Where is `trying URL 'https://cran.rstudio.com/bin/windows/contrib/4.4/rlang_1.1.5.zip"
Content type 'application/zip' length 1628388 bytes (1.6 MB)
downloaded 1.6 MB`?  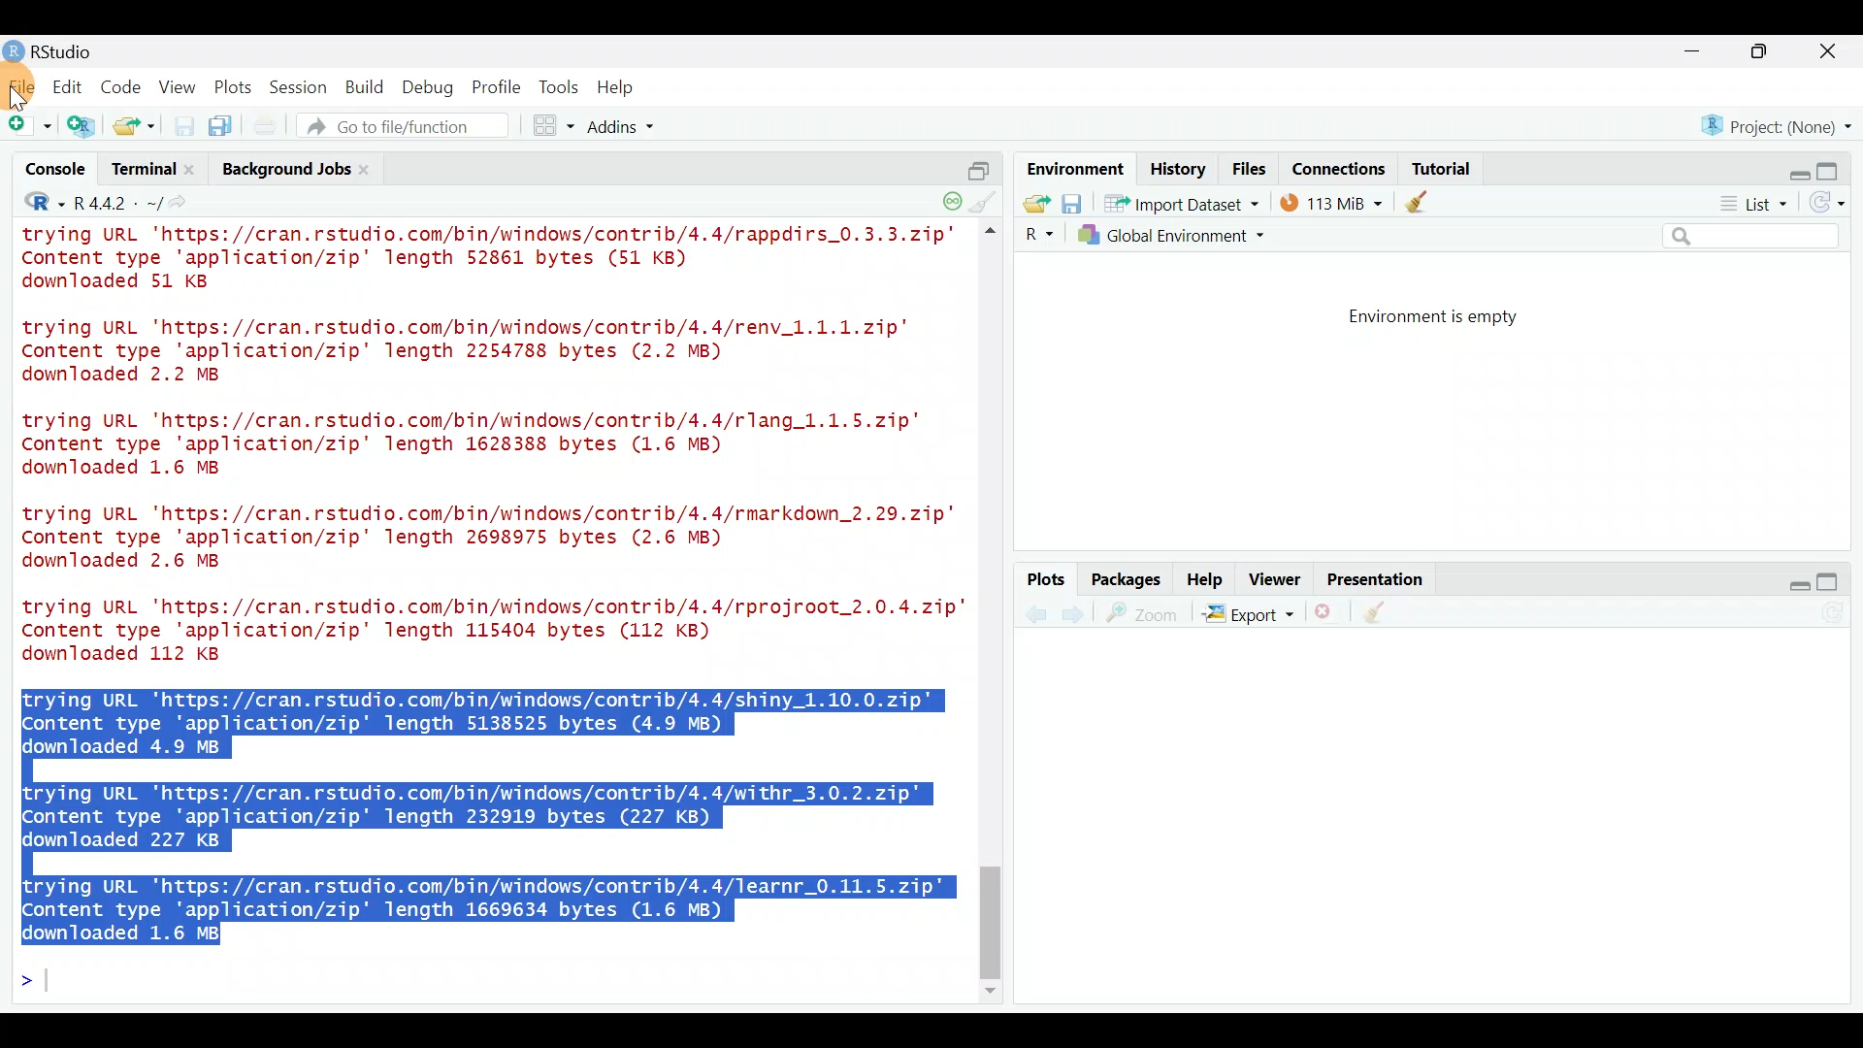 trying URL 'https://cran.rstudio.com/bin/windows/contrib/4.4/rlang_1.1.5.zip"
Content type 'application/zip' length 1628388 bytes (1.6 MB)
downloaded 1.6 MB is located at coordinates (489, 447).